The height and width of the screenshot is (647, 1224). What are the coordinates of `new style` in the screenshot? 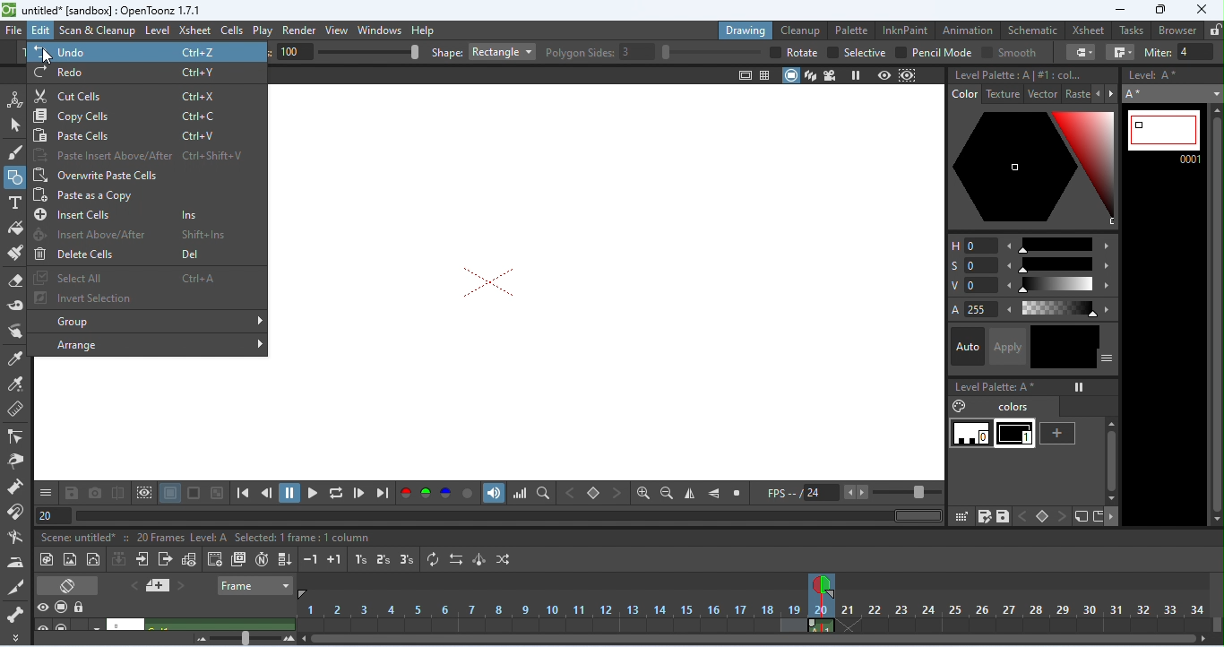 It's located at (1059, 434).